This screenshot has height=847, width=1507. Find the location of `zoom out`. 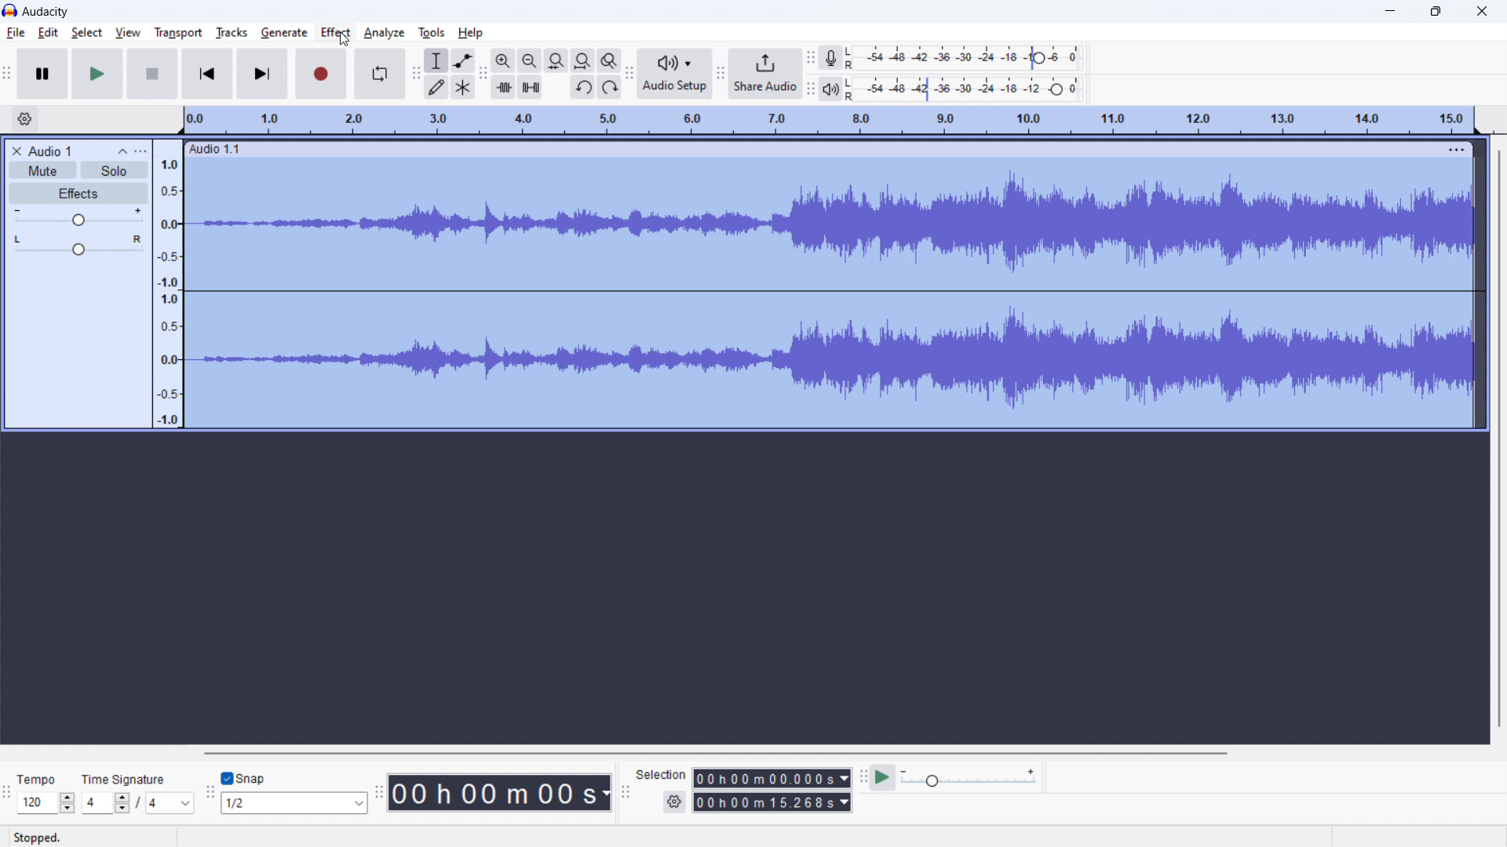

zoom out is located at coordinates (530, 60).